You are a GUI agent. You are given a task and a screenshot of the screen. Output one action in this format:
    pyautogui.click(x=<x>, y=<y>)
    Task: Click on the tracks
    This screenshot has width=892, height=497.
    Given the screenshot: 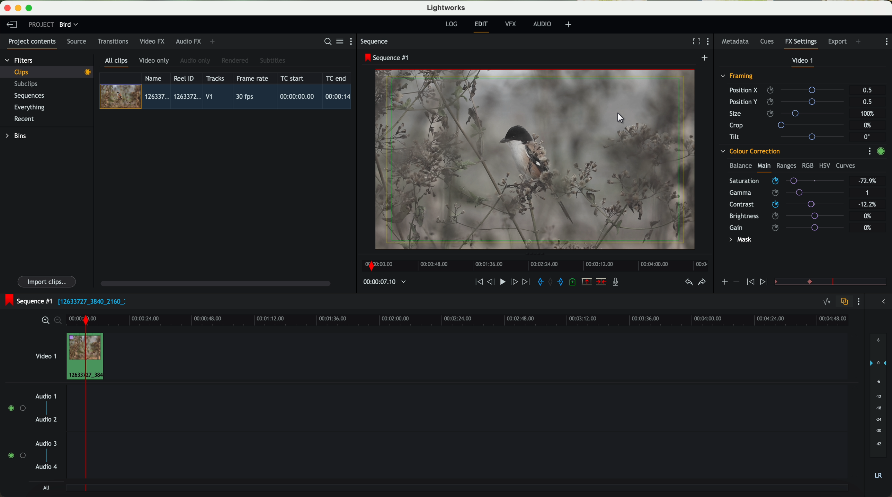 What is the action you would take?
    pyautogui.click(x=214, y=79)
    